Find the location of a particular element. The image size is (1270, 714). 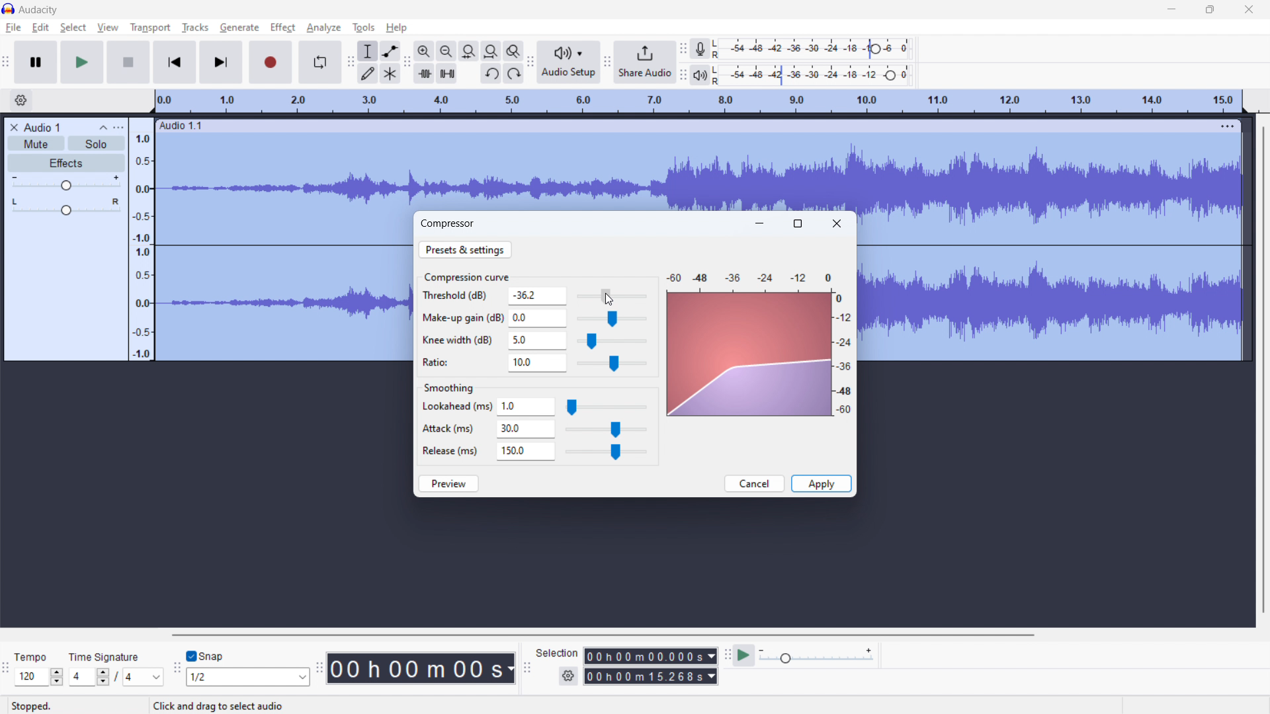

minimize is located at coordinates (1171, 9).